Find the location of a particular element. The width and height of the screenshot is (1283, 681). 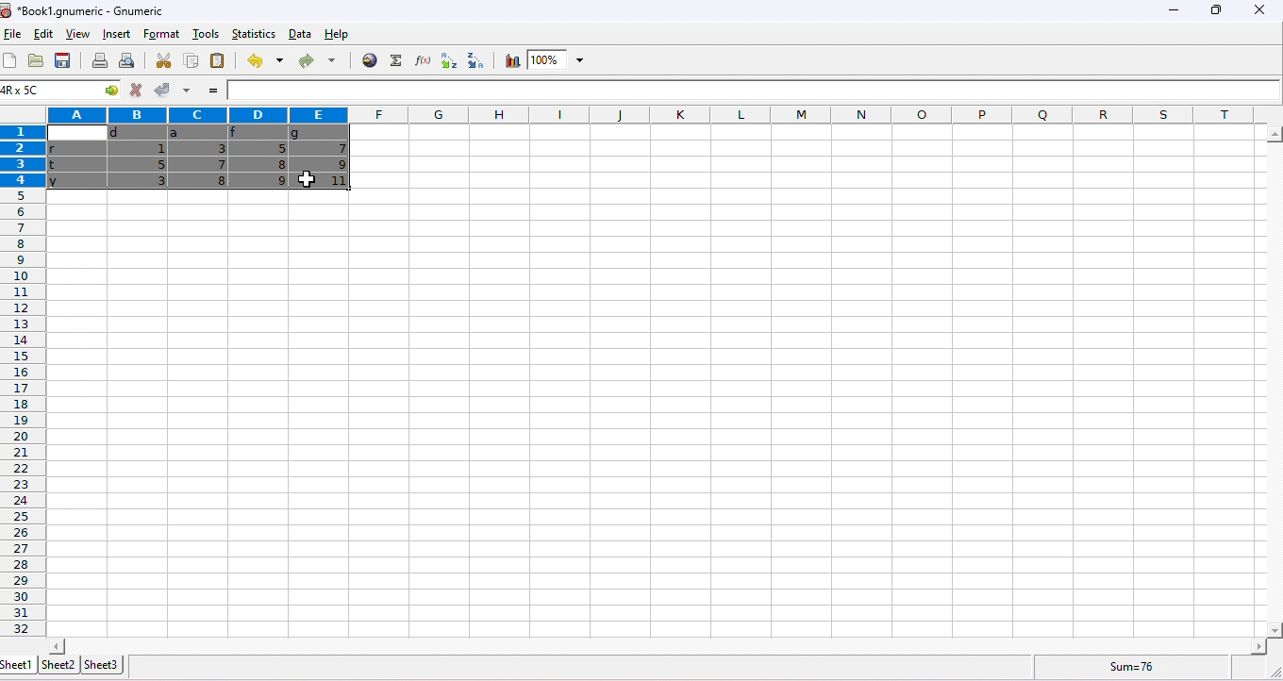

accept multiple changes is located at coordinates (185, 91).